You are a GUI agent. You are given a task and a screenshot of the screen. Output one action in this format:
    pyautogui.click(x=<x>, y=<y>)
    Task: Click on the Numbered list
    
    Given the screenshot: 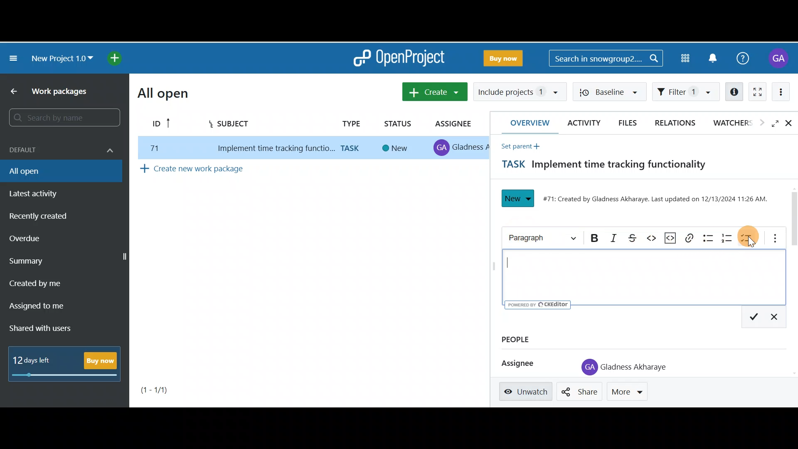 What is the action you would take?
    pyautogui.click(x=729, y=237)
    